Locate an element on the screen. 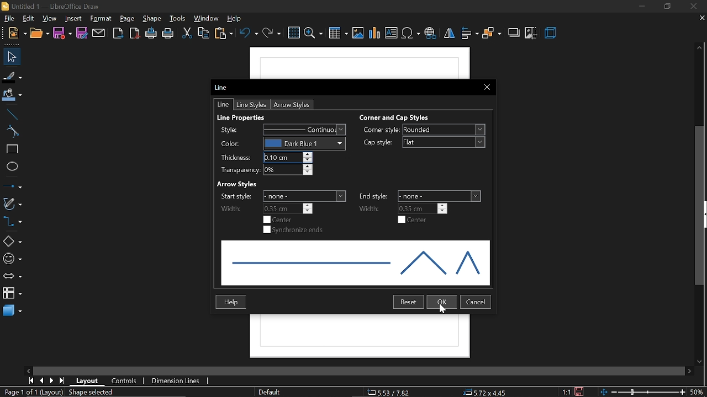 Image resolution: width=707 pixels, height=397 pixels. dimension lines is located at coordinates (176, 382).